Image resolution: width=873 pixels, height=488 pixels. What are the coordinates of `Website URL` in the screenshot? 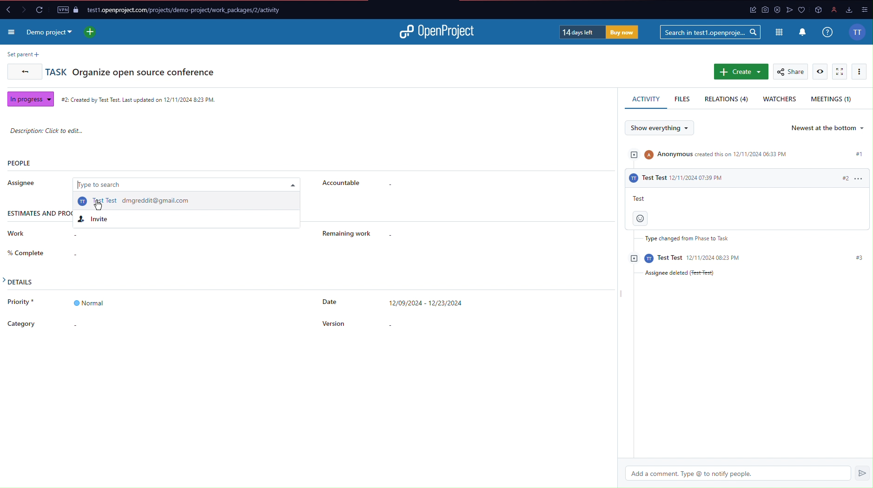 It's located at (188, 11).